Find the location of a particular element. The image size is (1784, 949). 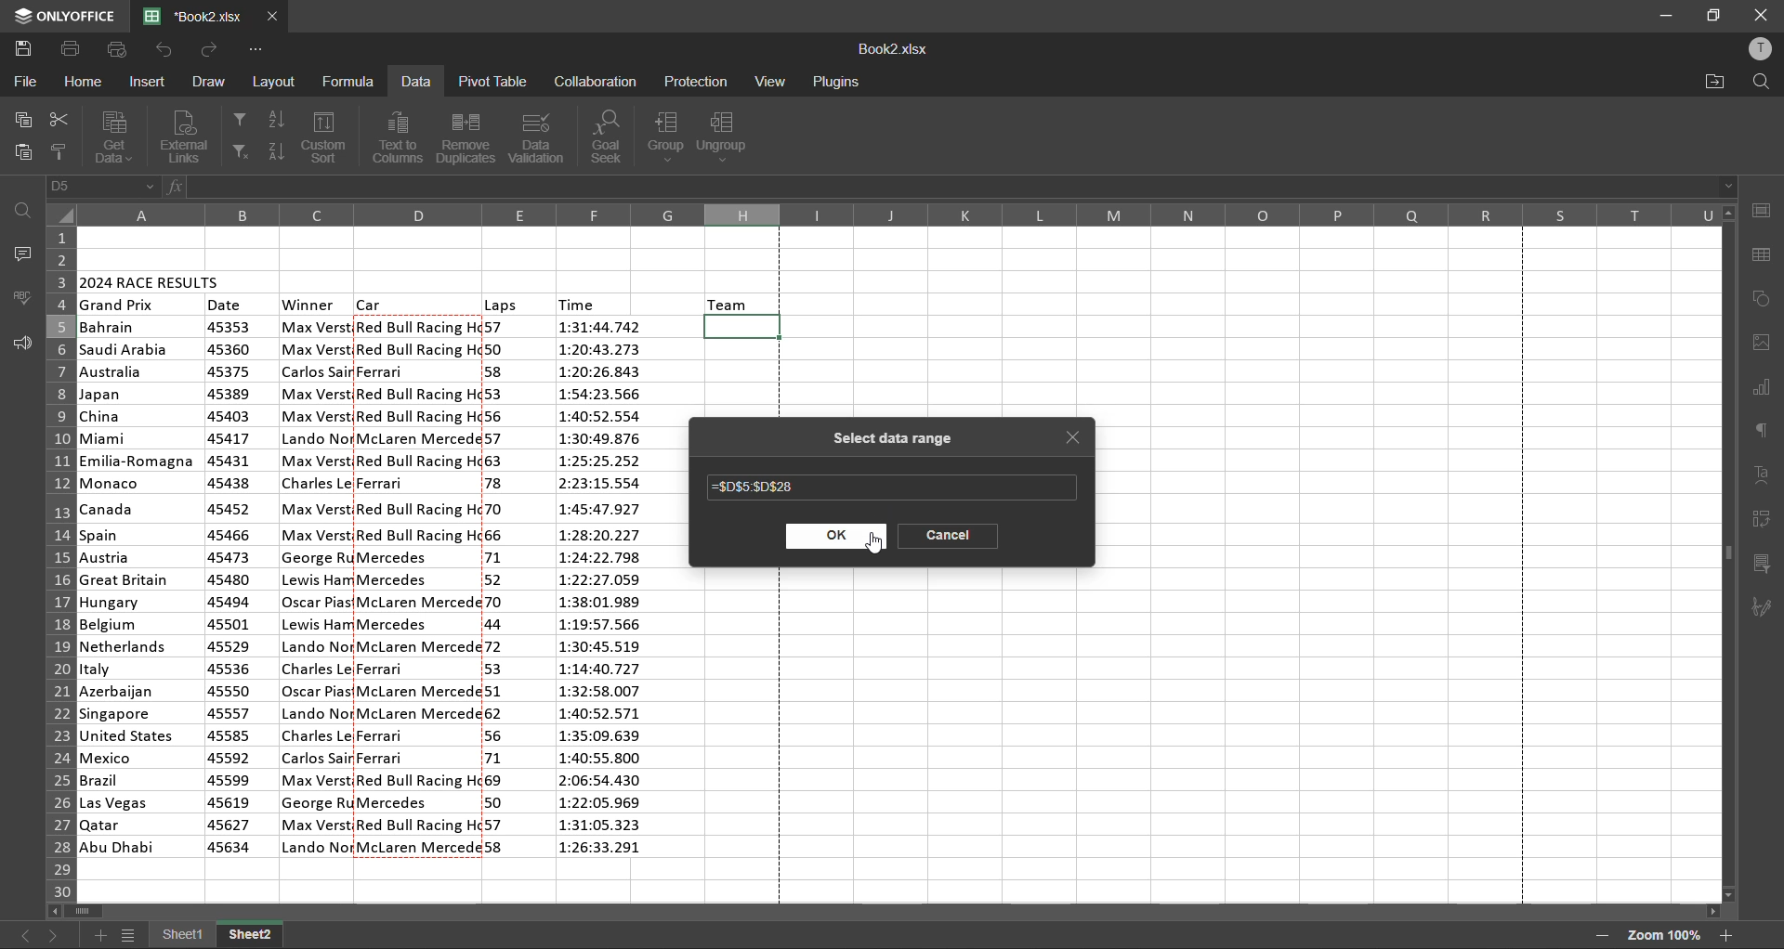

filename is located at coordinates (893, 51).